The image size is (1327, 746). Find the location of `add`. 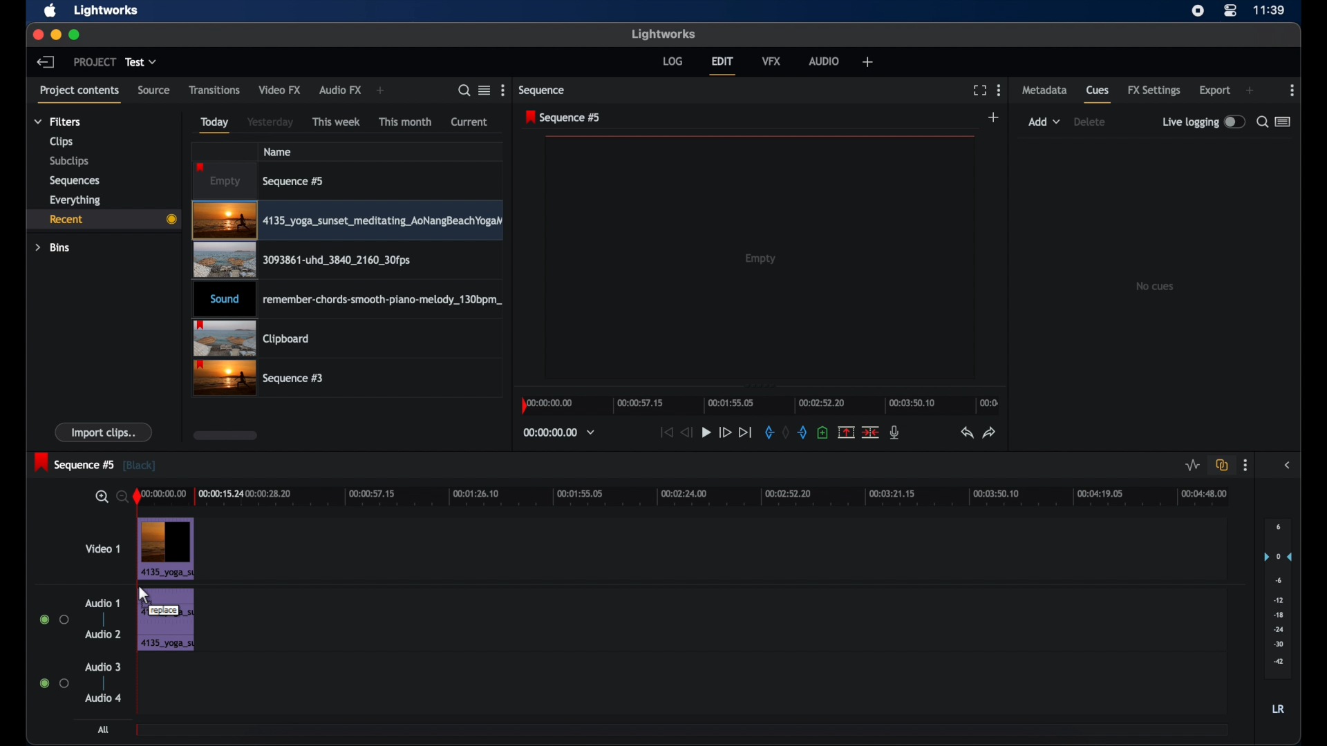

add is located at coordinates (867, 61).